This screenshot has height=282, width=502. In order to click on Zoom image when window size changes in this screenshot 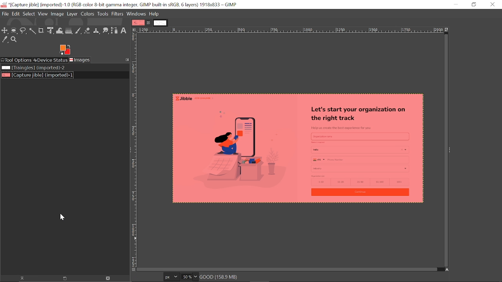, I will do `click(447, 29)`.